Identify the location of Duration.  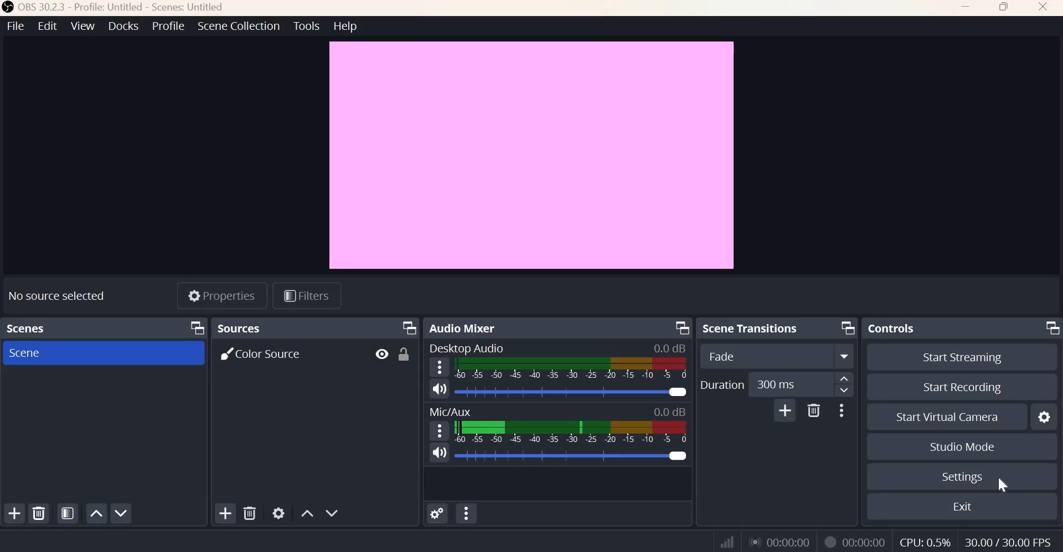
(721, 384).